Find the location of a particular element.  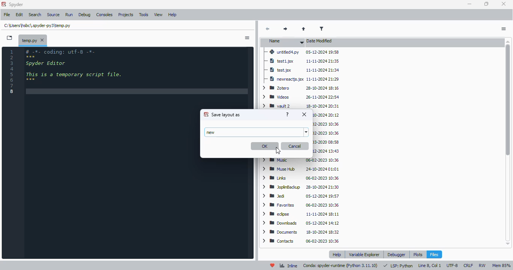

filter filenames is located at coordinates (322, 29).